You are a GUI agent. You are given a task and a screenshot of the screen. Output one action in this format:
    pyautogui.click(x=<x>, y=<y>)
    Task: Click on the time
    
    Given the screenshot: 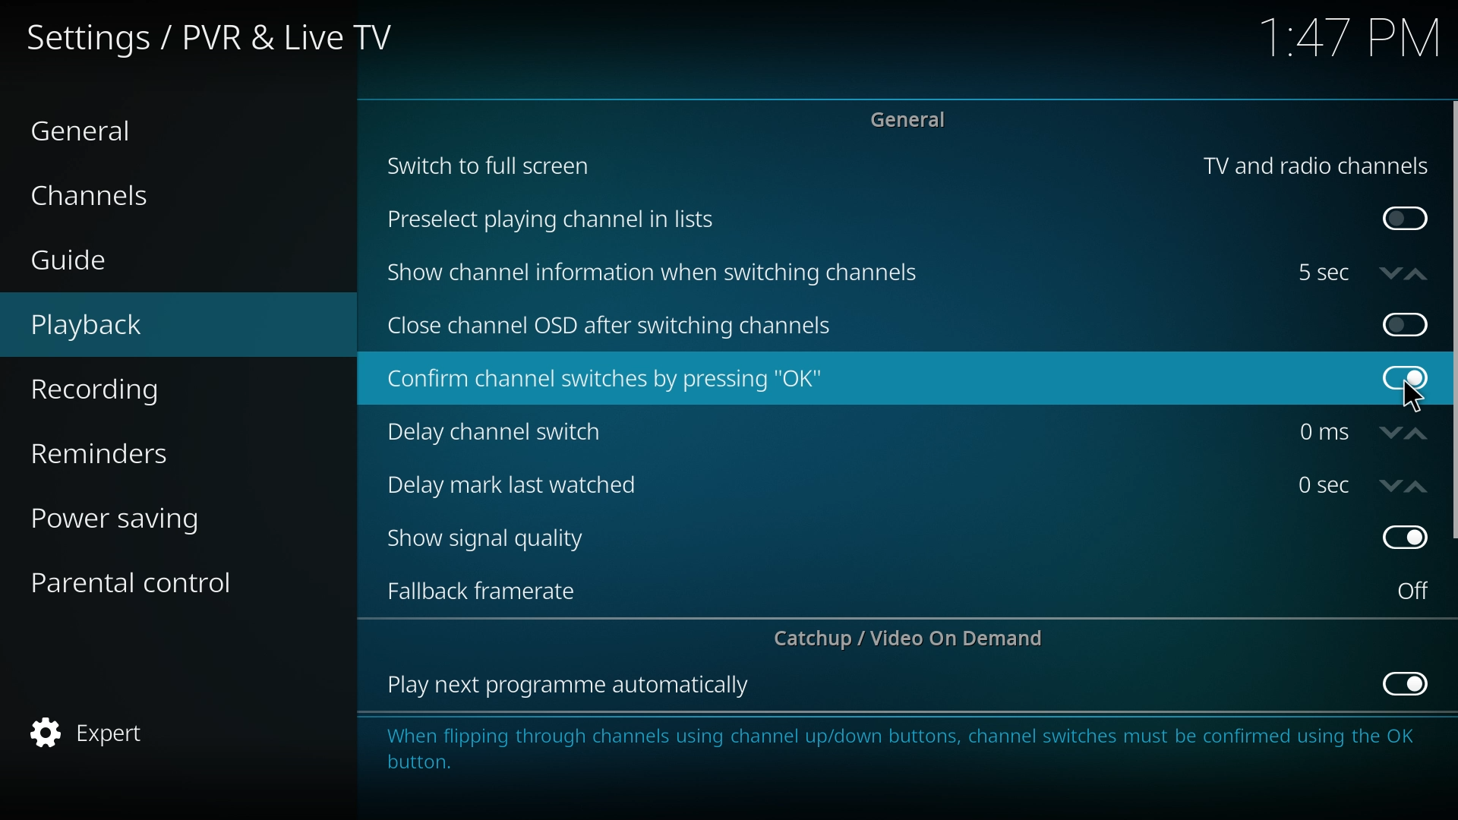 What is the action you would take?
    pyautogui.click(x=1350, y=40)
    